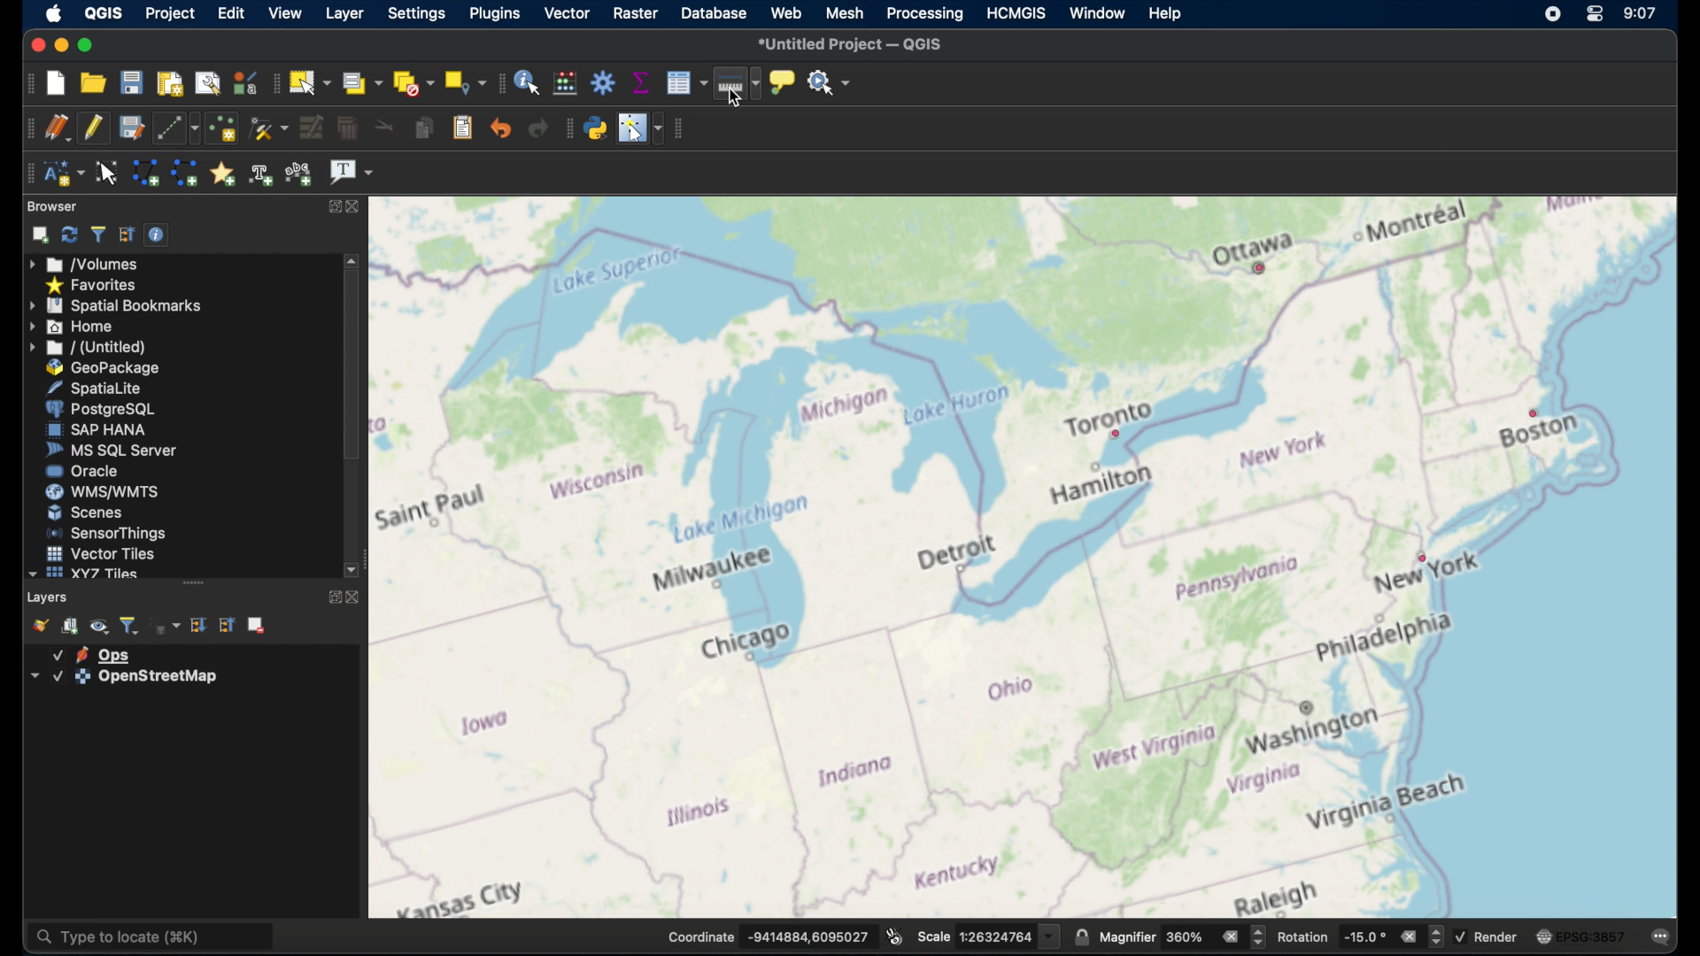  I want to click on delete selected, so click(346, 128).